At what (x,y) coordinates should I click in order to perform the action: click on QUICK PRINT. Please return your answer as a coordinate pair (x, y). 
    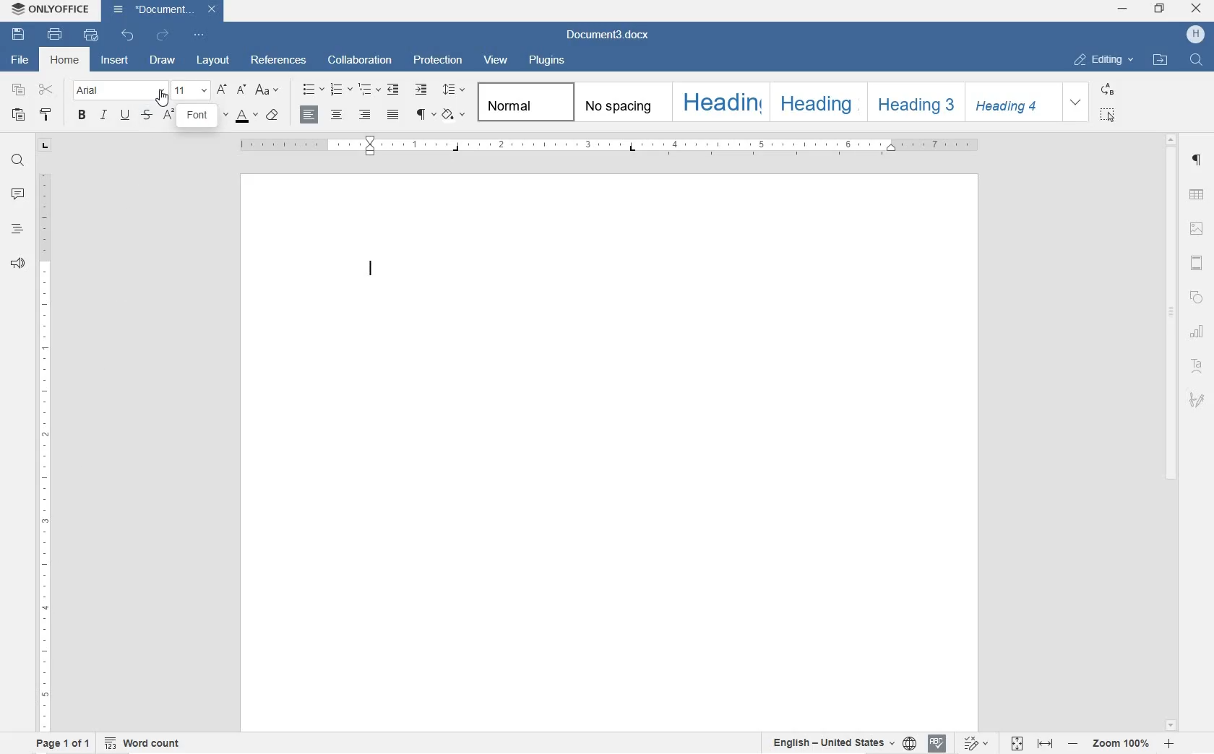
    Looking at the image, I should click on (89, 35).